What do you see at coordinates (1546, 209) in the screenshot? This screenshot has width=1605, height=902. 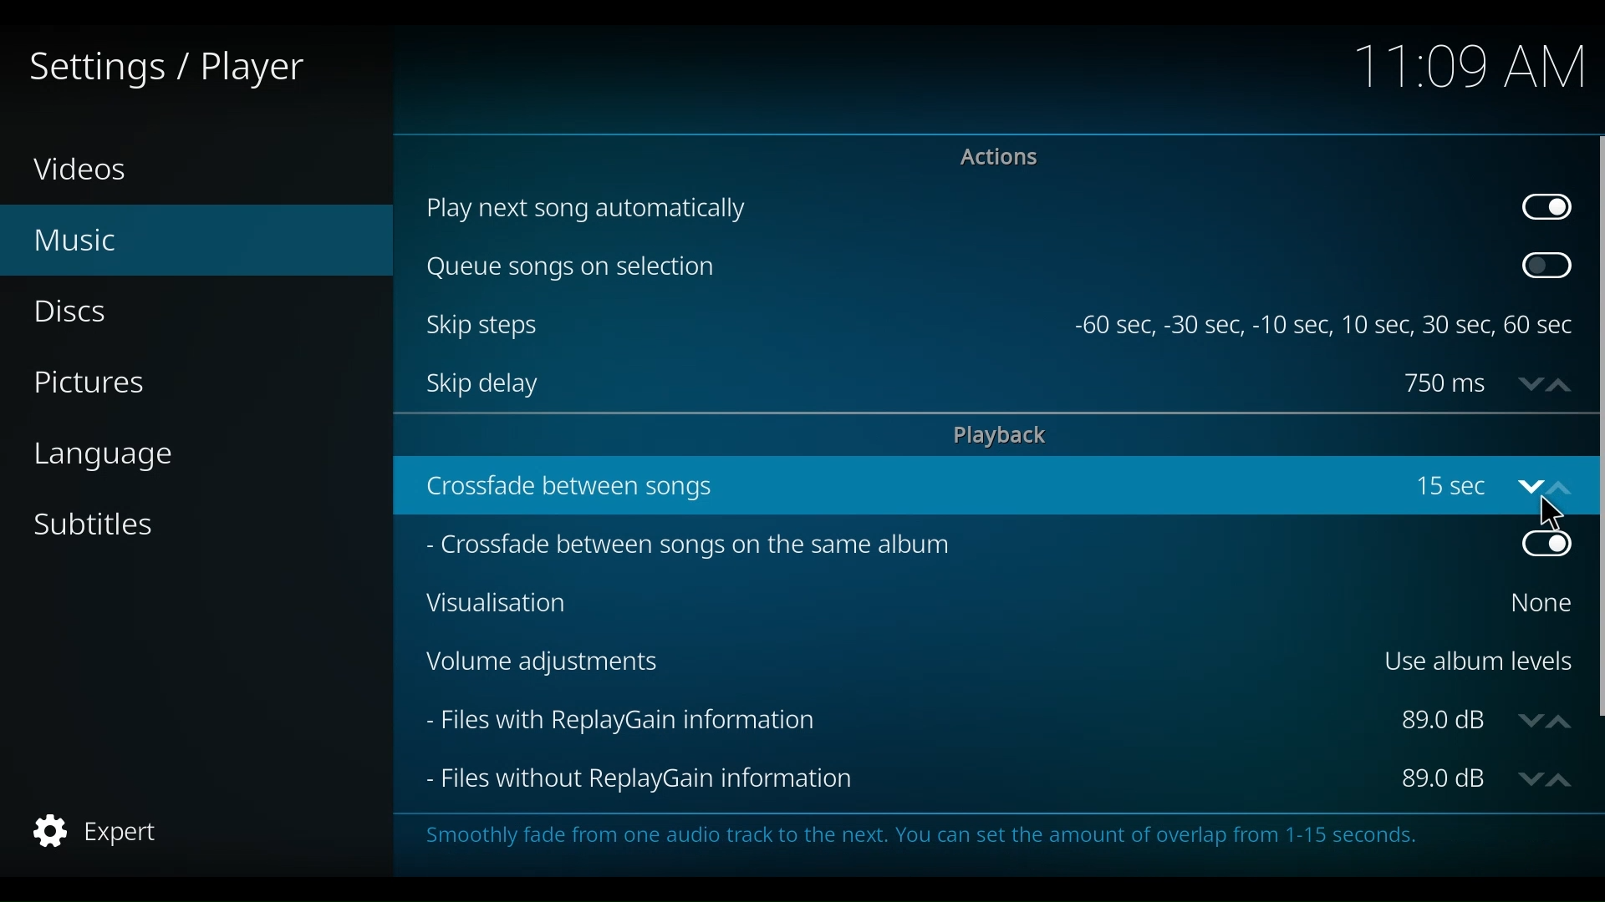 I see `Toggle on/off play next song automatically` at bounding box center [1546, 209].